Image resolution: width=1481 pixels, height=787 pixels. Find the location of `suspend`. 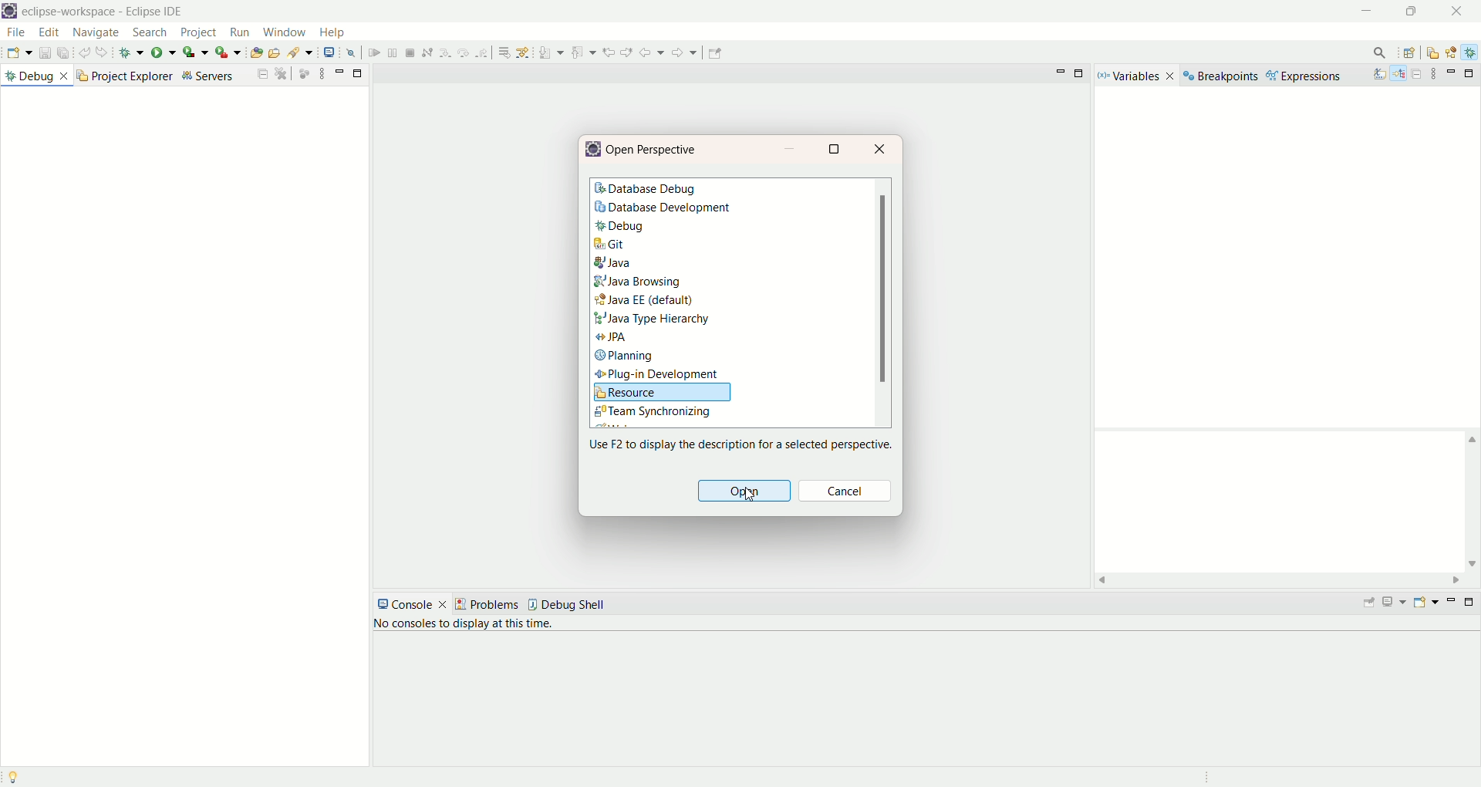

suspend is located at coordinates (503, 52).